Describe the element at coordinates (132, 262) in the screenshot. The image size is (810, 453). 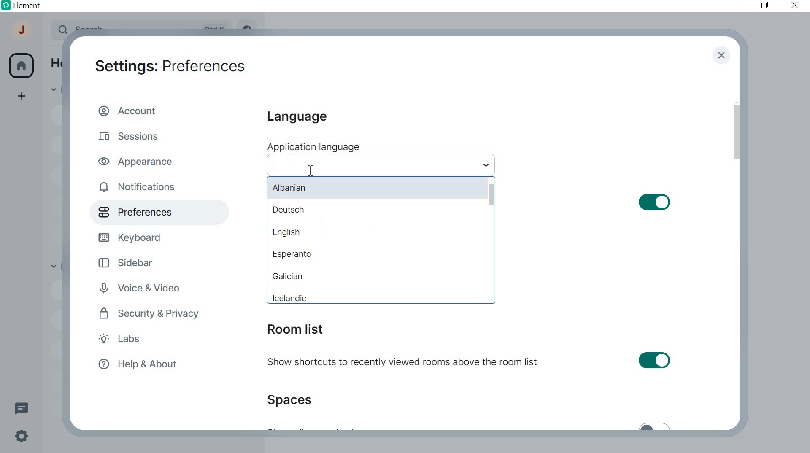
I see `SIDEBAR` at that location.